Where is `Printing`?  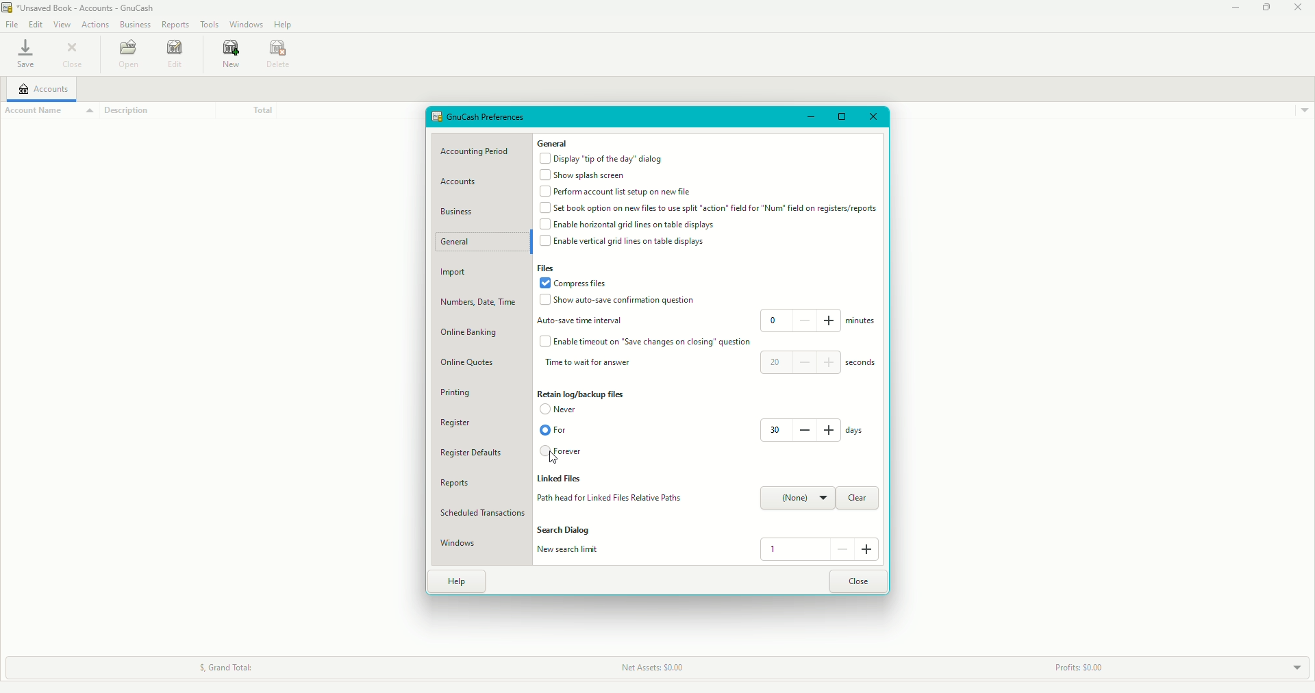
Printing is located at coordinates (455, 392).